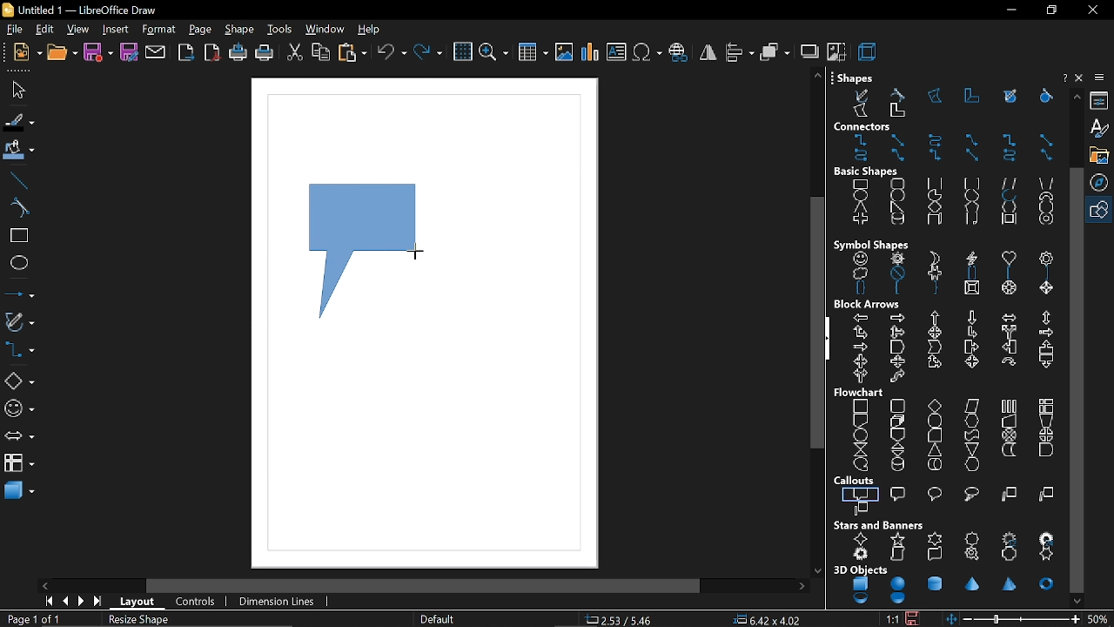 The width and height of the screenshot is (1114, 627). I want to click on insert image, so click(563, 54).